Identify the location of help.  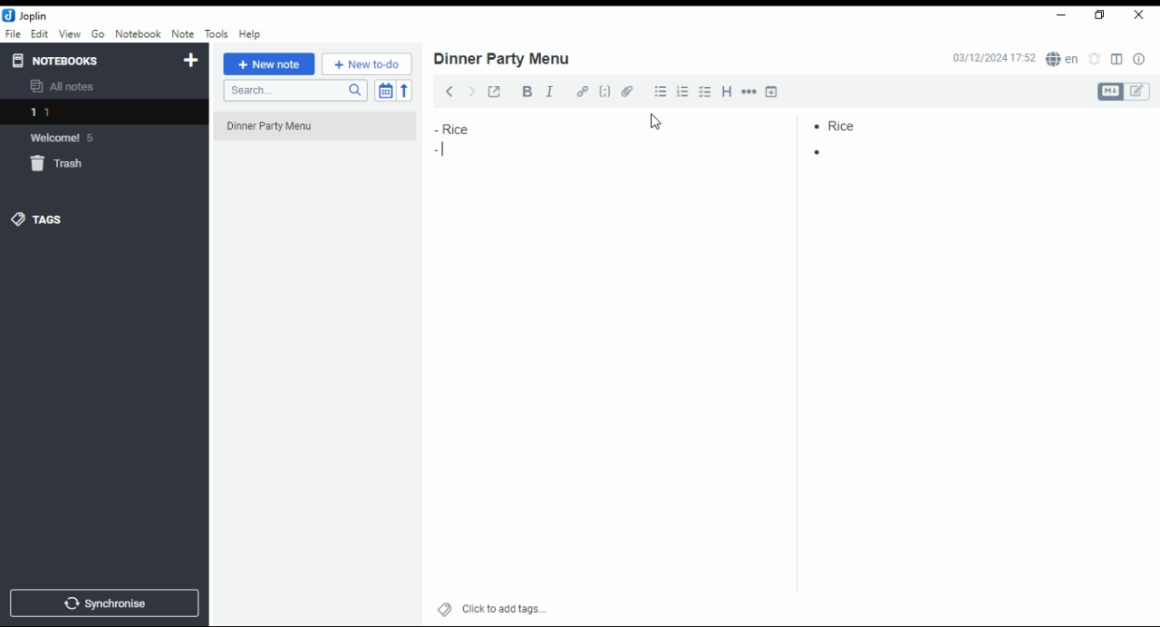
(250, 34).